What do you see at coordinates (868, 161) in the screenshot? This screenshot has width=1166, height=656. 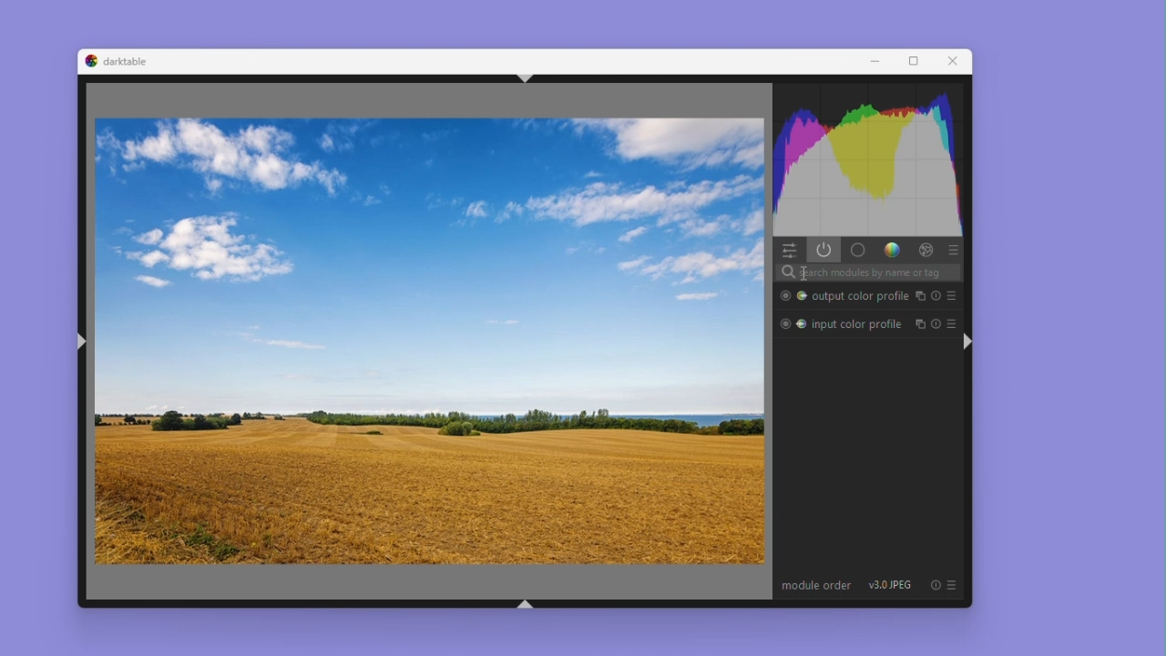 I see `Histogram` at bounding box center [868, 161].